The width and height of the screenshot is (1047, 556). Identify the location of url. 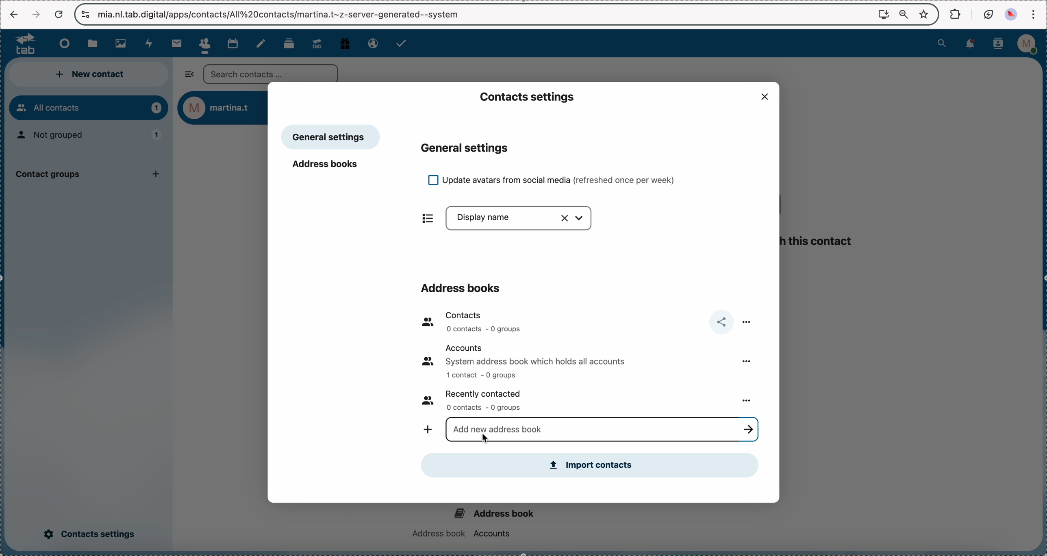
(171, 15).